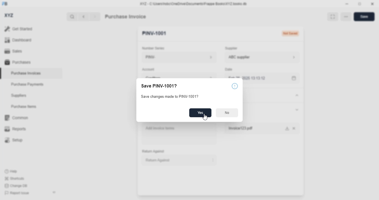 The width and height of the screenshot is (379, 200). What do you see at coordinates (16, 118) in the screenshot?
I see `common` at bounding box center [16, 118].